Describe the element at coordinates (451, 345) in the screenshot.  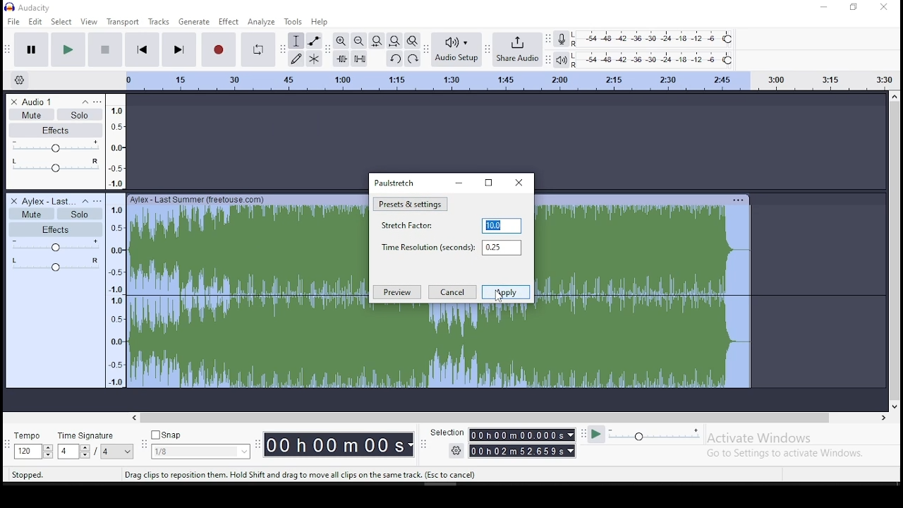
I see `audio track` at that location.